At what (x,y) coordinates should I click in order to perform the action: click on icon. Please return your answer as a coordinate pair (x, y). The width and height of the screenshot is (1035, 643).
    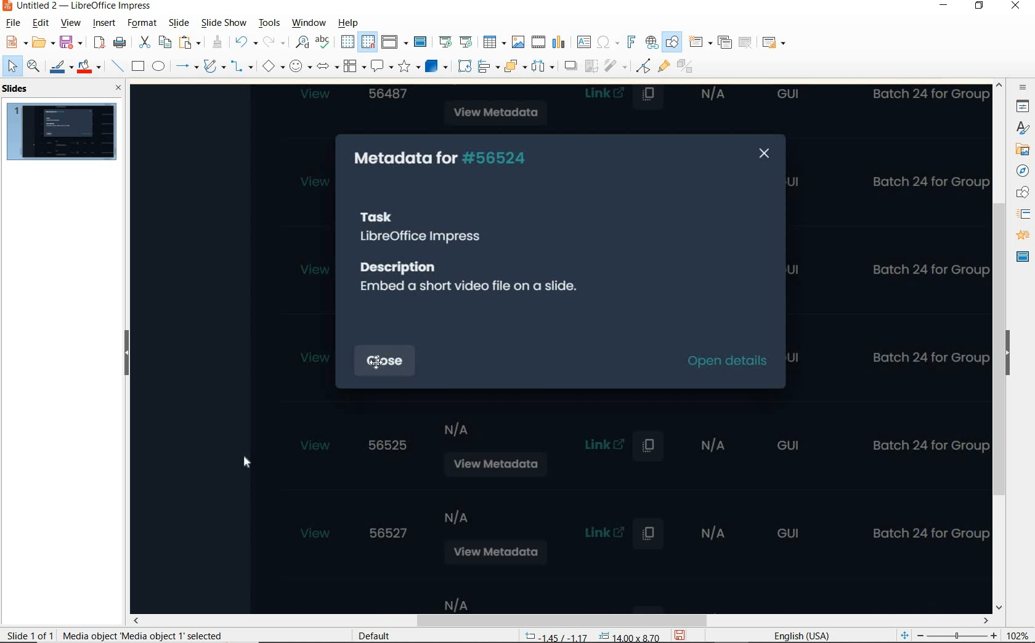
    Looking at the image, I should click on (572, 66).